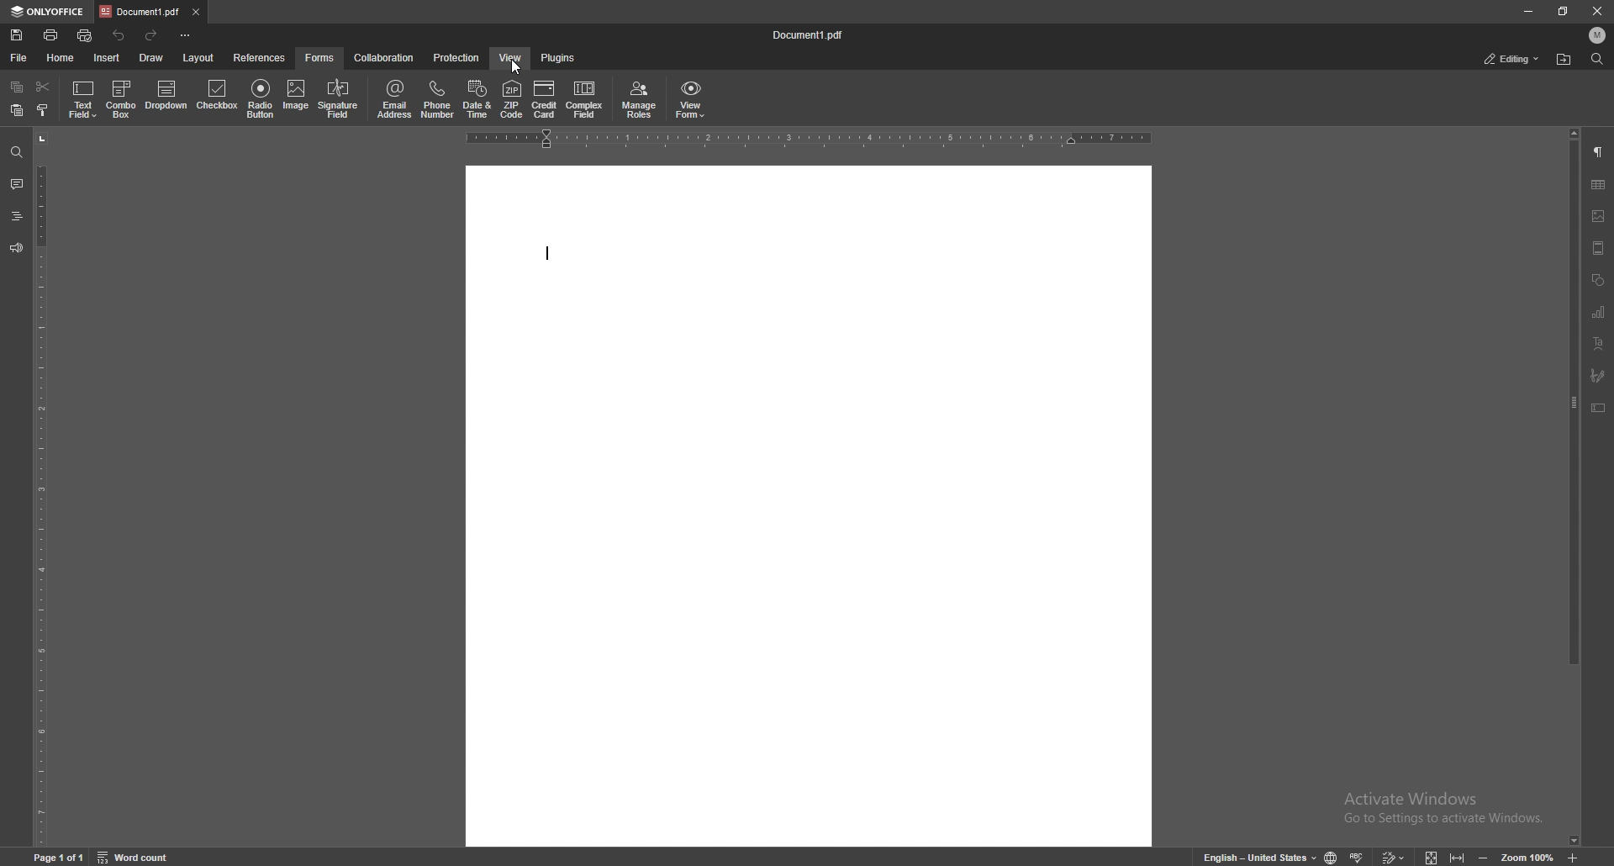 This screenshot has height=866, width=1614. What do you see at coordinates (261, 98) in the screenshot?
I see `radio button` at bounding box center [261, 98].